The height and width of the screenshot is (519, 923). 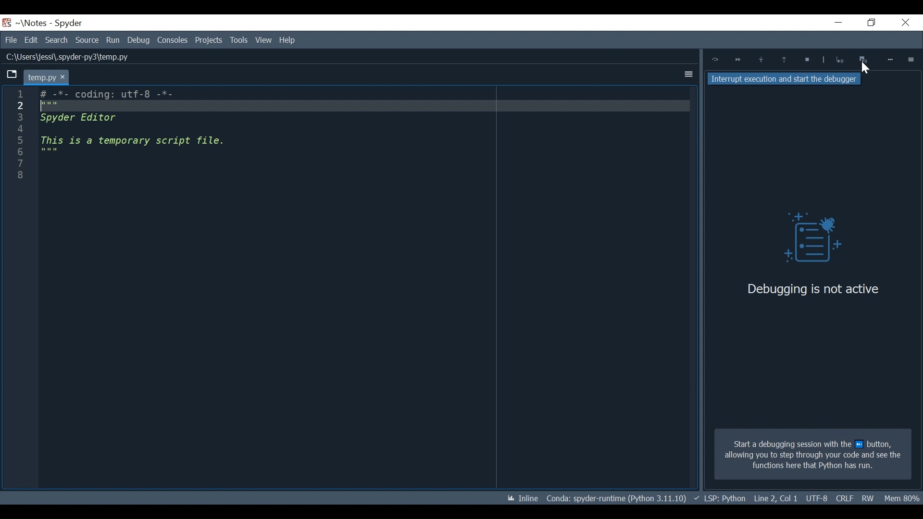 I want to click on Tools, so click(x=210, y=40).